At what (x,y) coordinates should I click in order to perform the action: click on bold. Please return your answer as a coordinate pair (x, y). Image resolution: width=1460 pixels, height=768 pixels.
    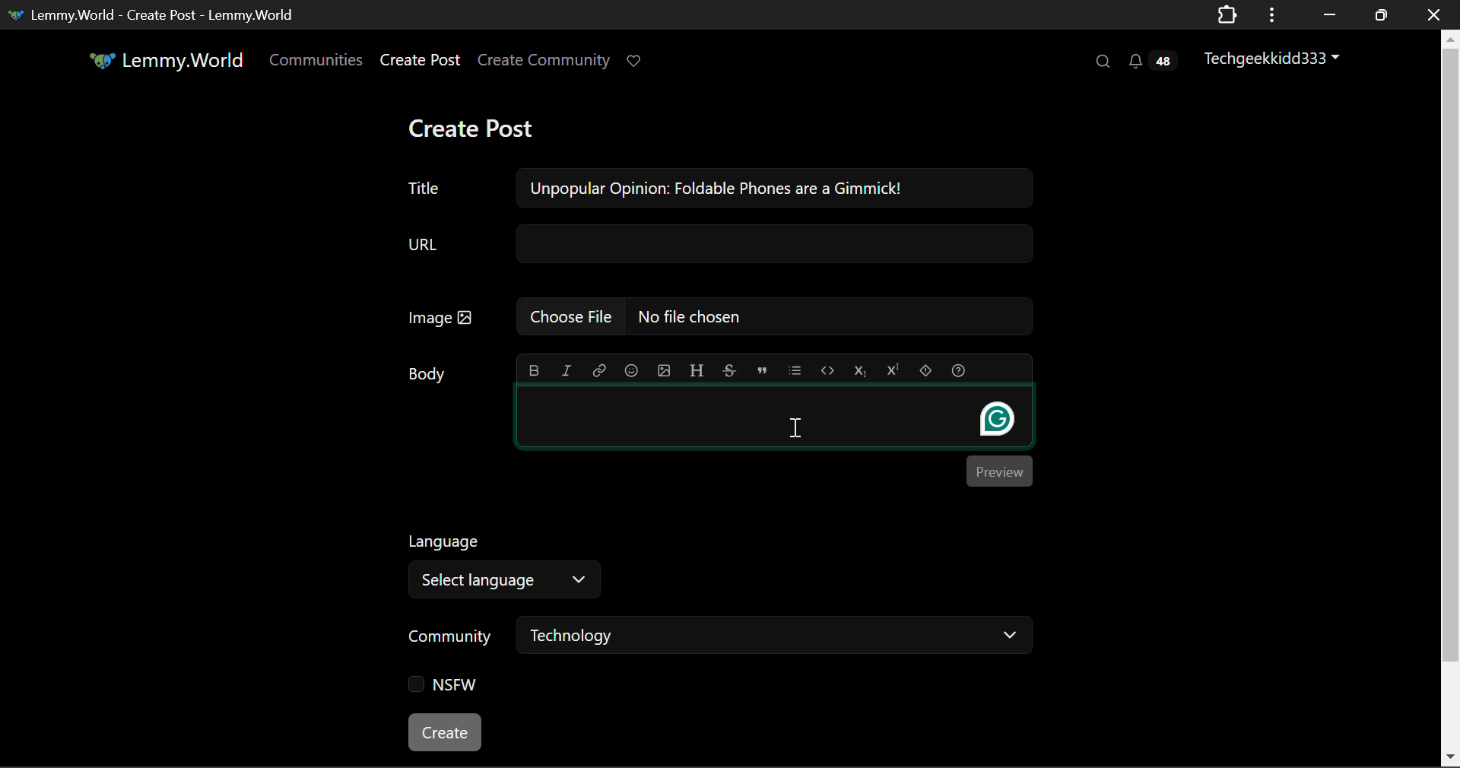
    Looking at the image, I should click on (535, 367).